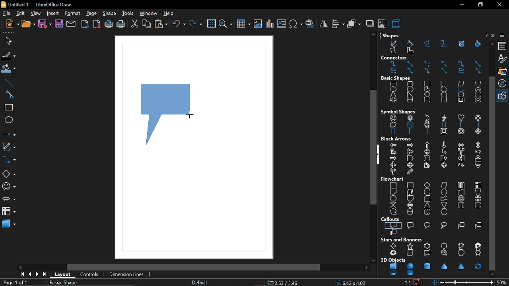 The image size is (509, 286). I want to click on smiley face, so click(393, 118).